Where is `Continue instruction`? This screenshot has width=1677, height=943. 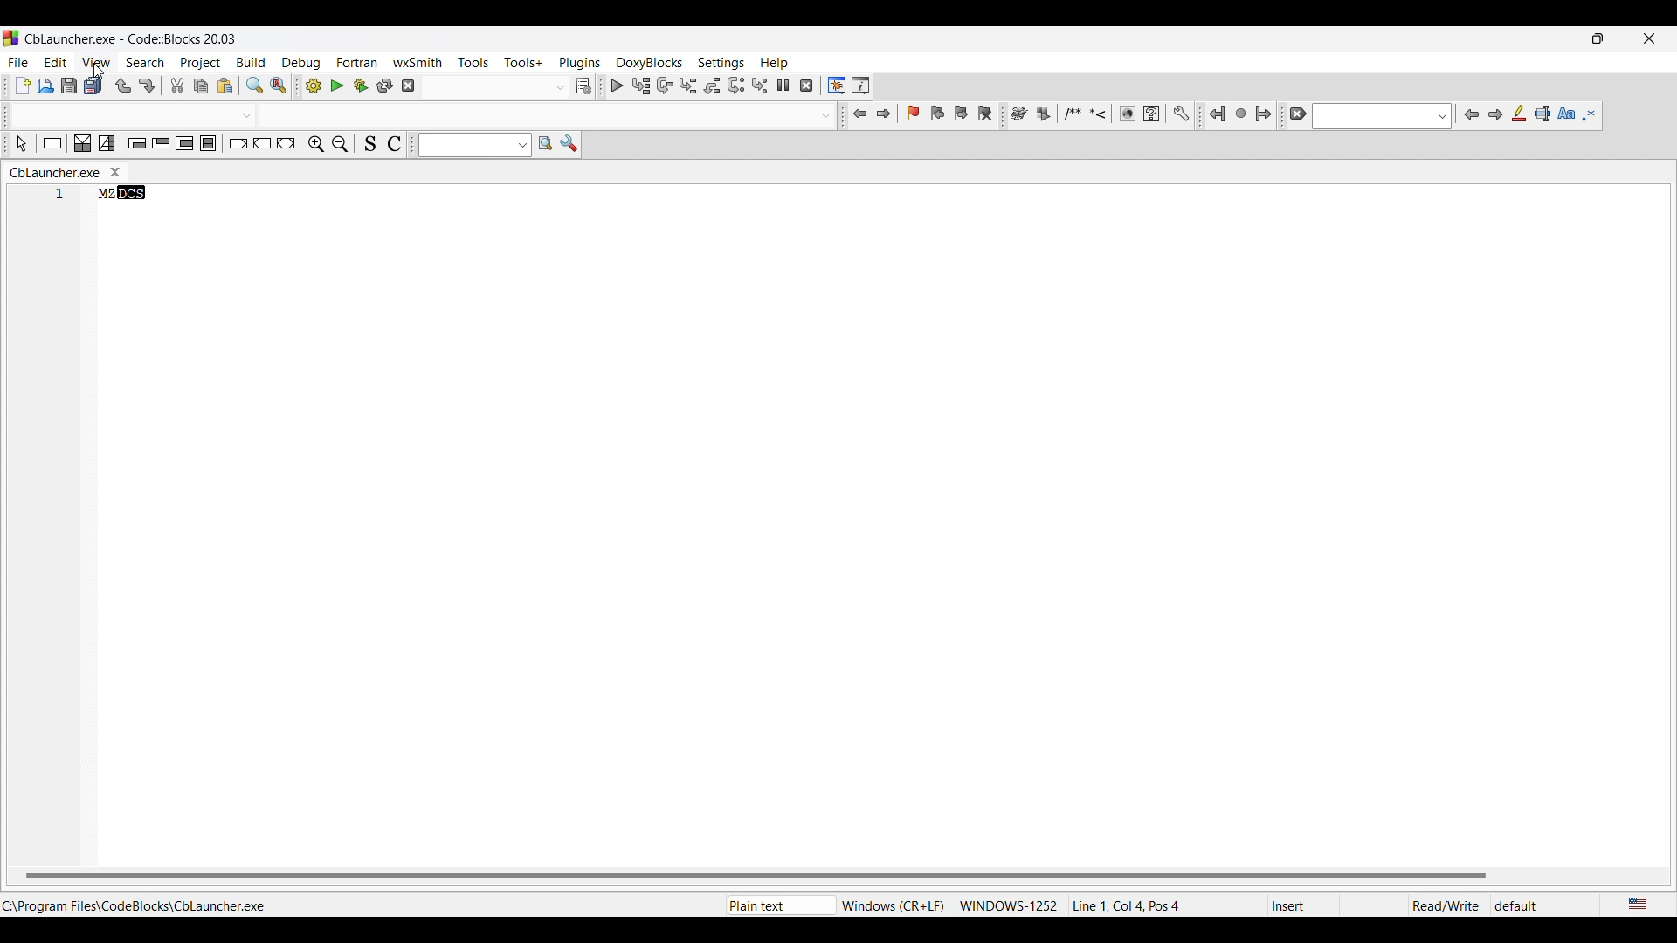
Continue instruction is located at coordinates (263, 143).